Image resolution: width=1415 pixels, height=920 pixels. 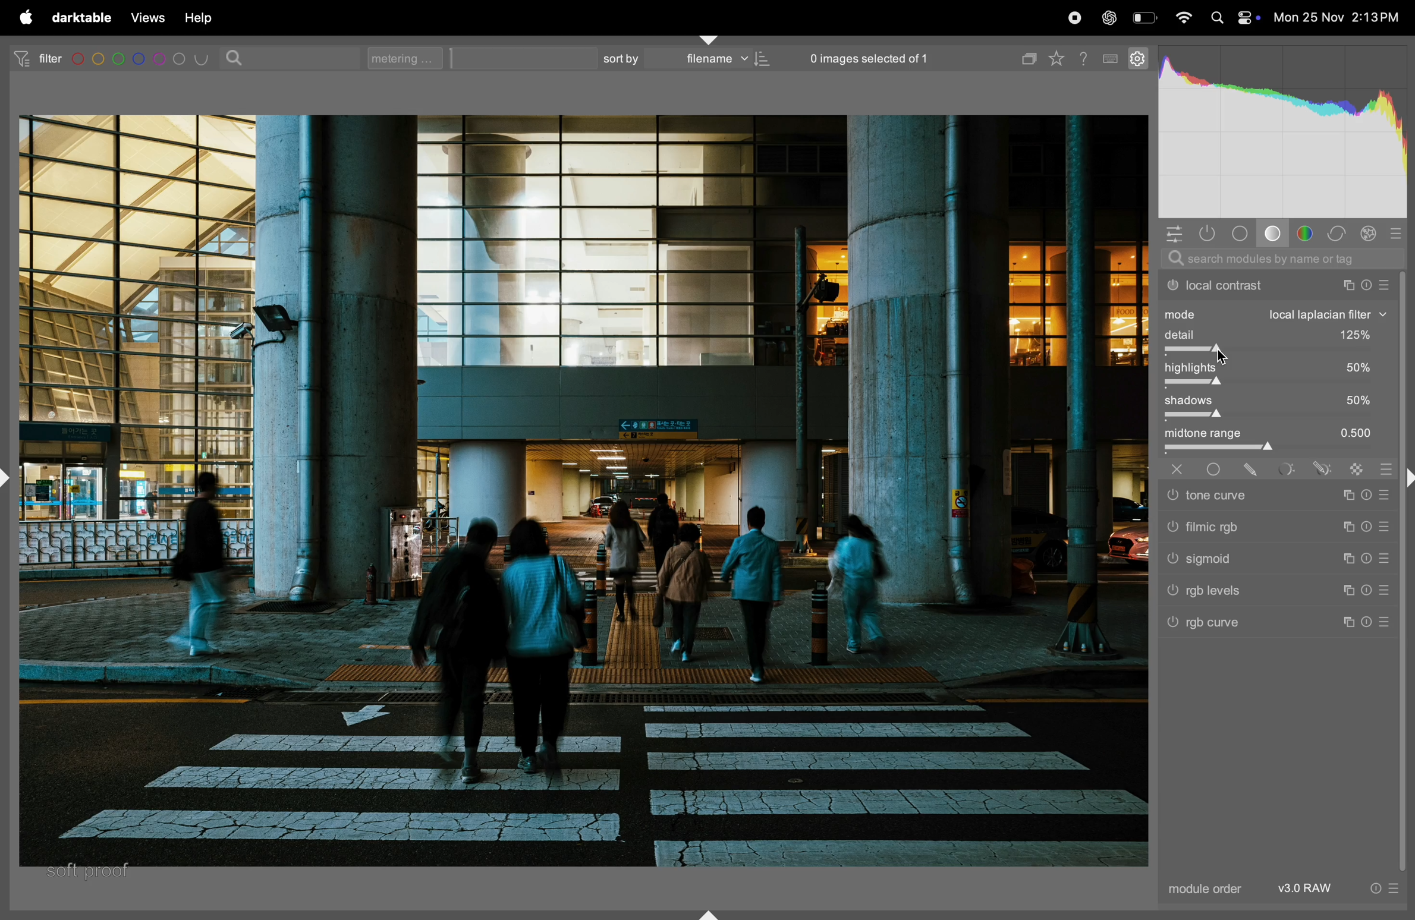 I want to click on highlights, so click(x=1275, y=368).